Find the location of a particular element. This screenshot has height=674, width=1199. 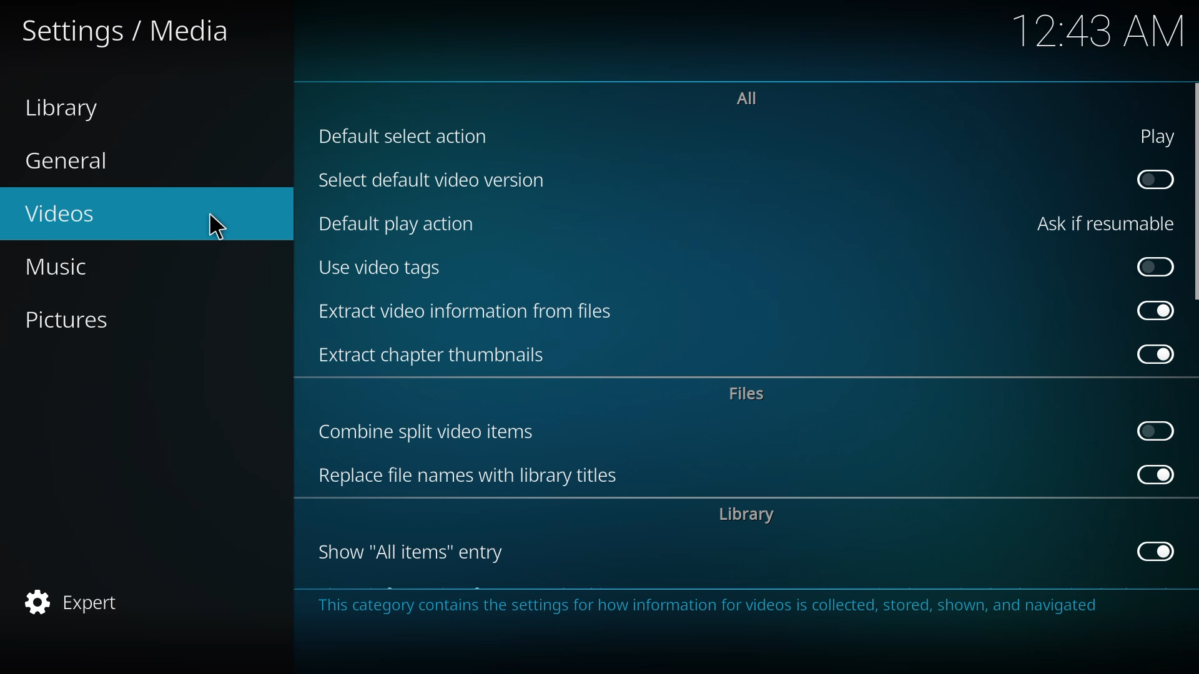

expert is located at coordinates (79, 601).